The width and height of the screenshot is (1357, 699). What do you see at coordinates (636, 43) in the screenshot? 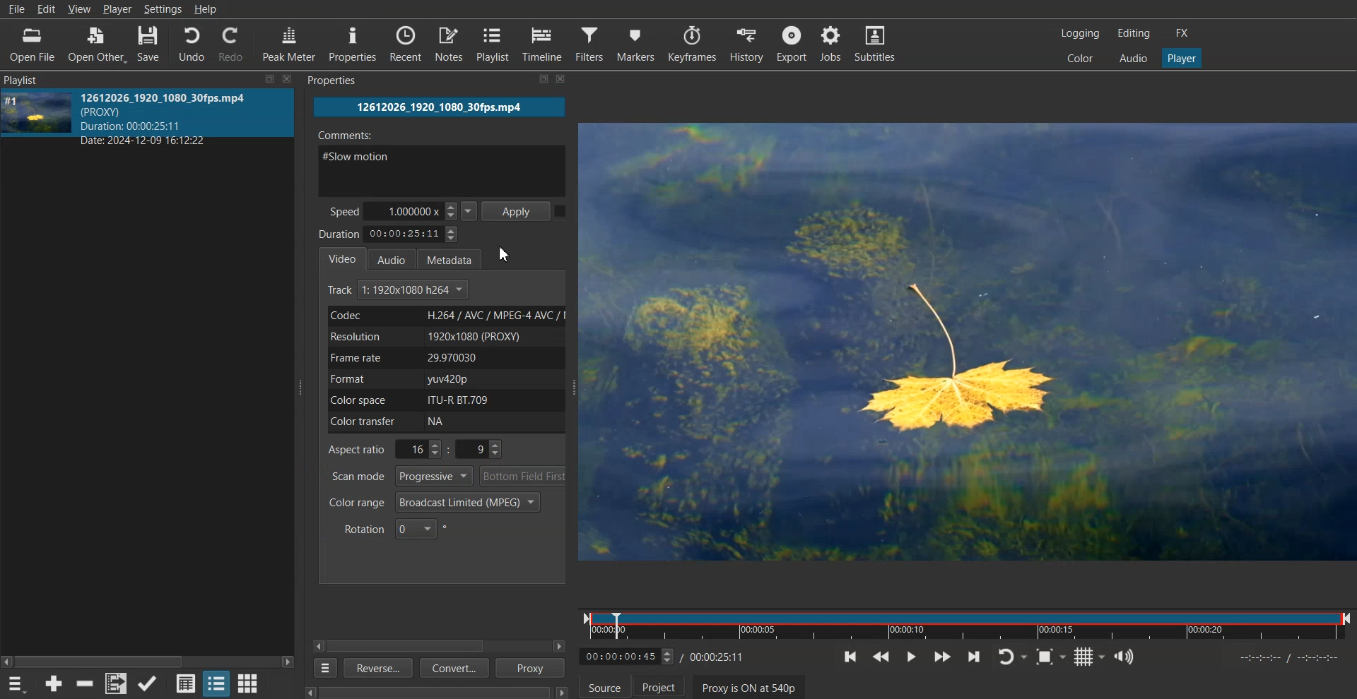
I see `Markers` at bounding box center [636, 43].